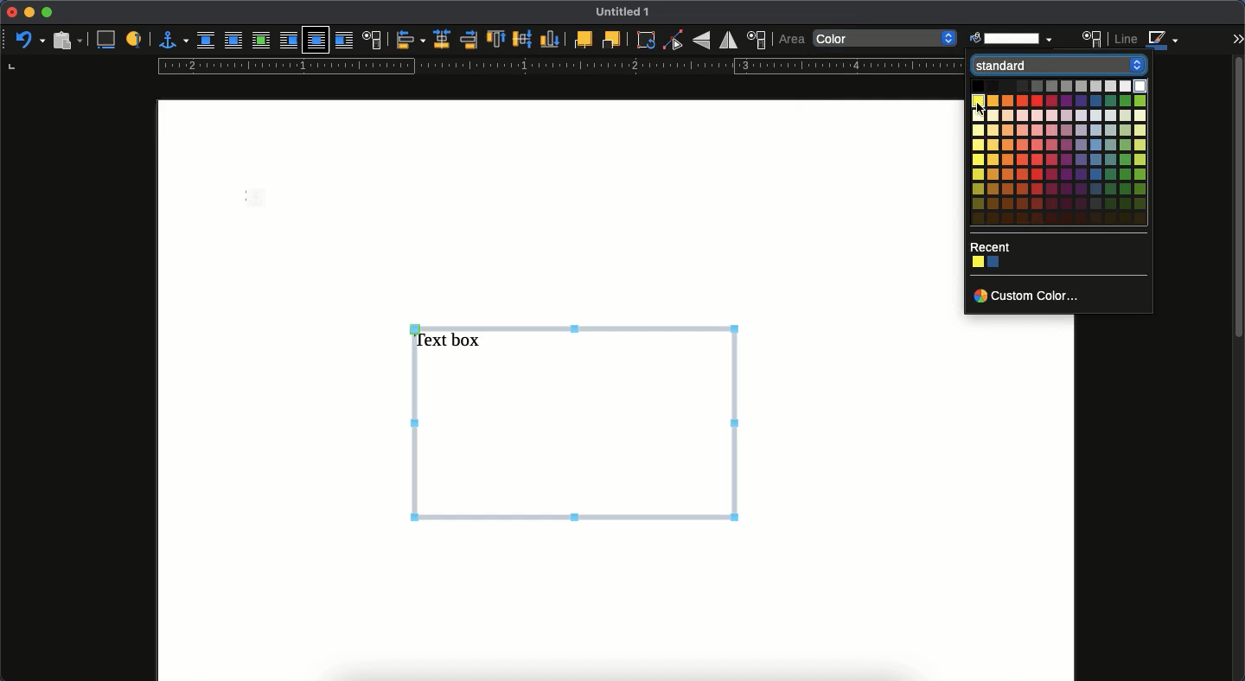  What do you see at coordinates (551, 40) in the screenshot?
I see `bottom` at bounding box center [551, 40].